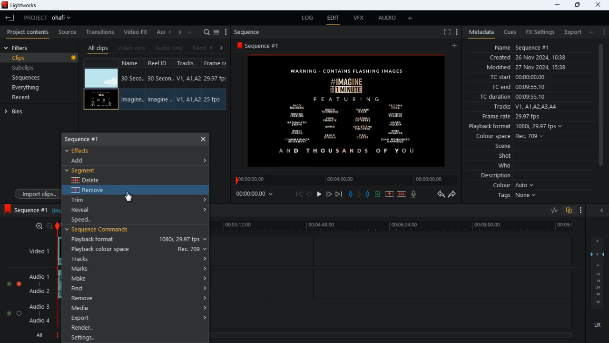 The width and height of the screenshot is (609, 343). I want to click on trim, so click(137, 200).